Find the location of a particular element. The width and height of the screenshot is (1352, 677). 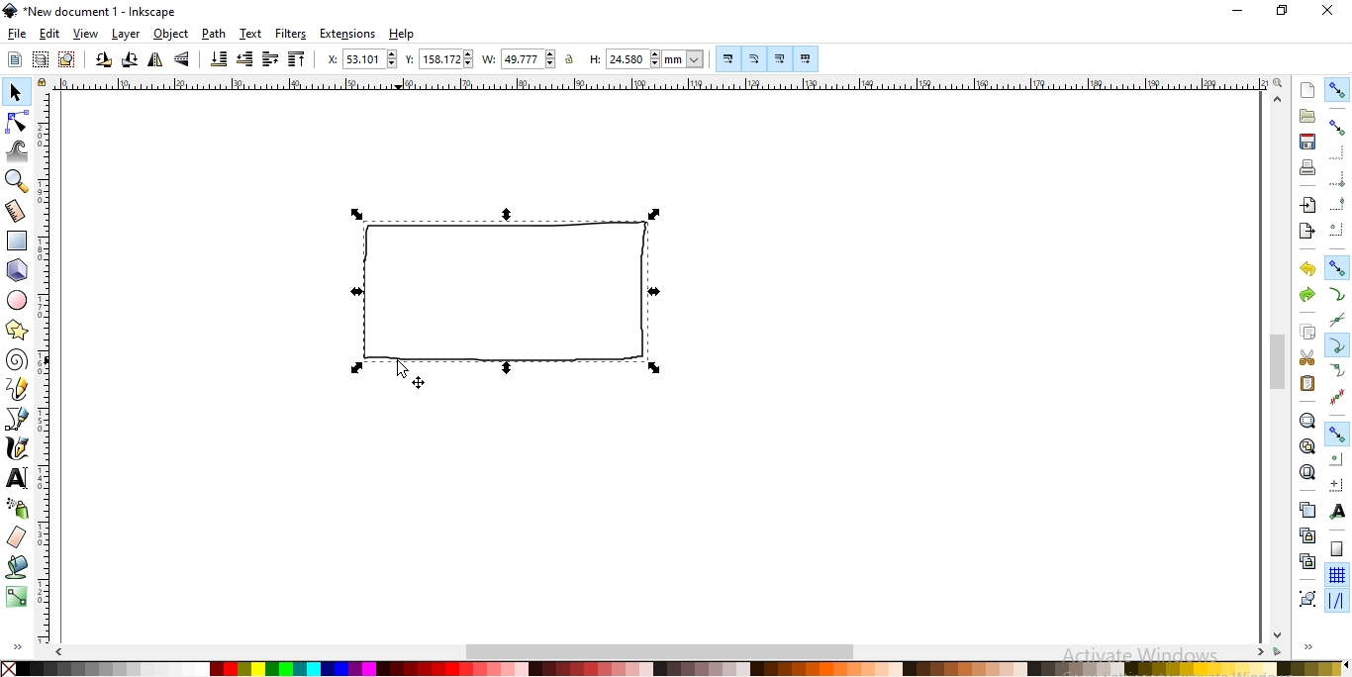

filters is located at coordinates (291, 34).